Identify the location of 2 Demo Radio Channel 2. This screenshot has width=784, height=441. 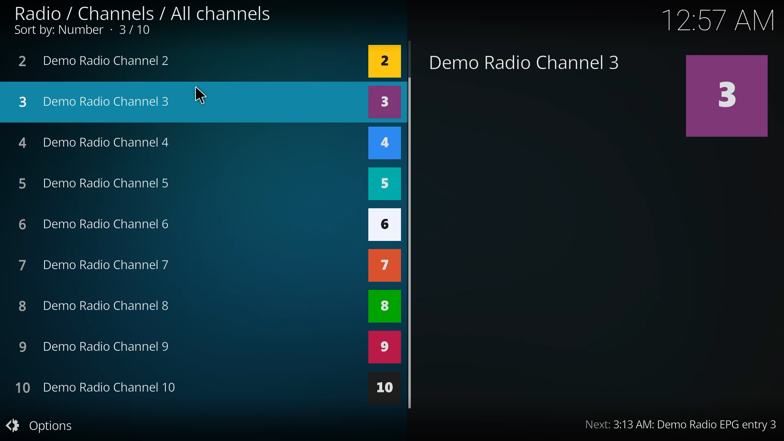
(100, 62).